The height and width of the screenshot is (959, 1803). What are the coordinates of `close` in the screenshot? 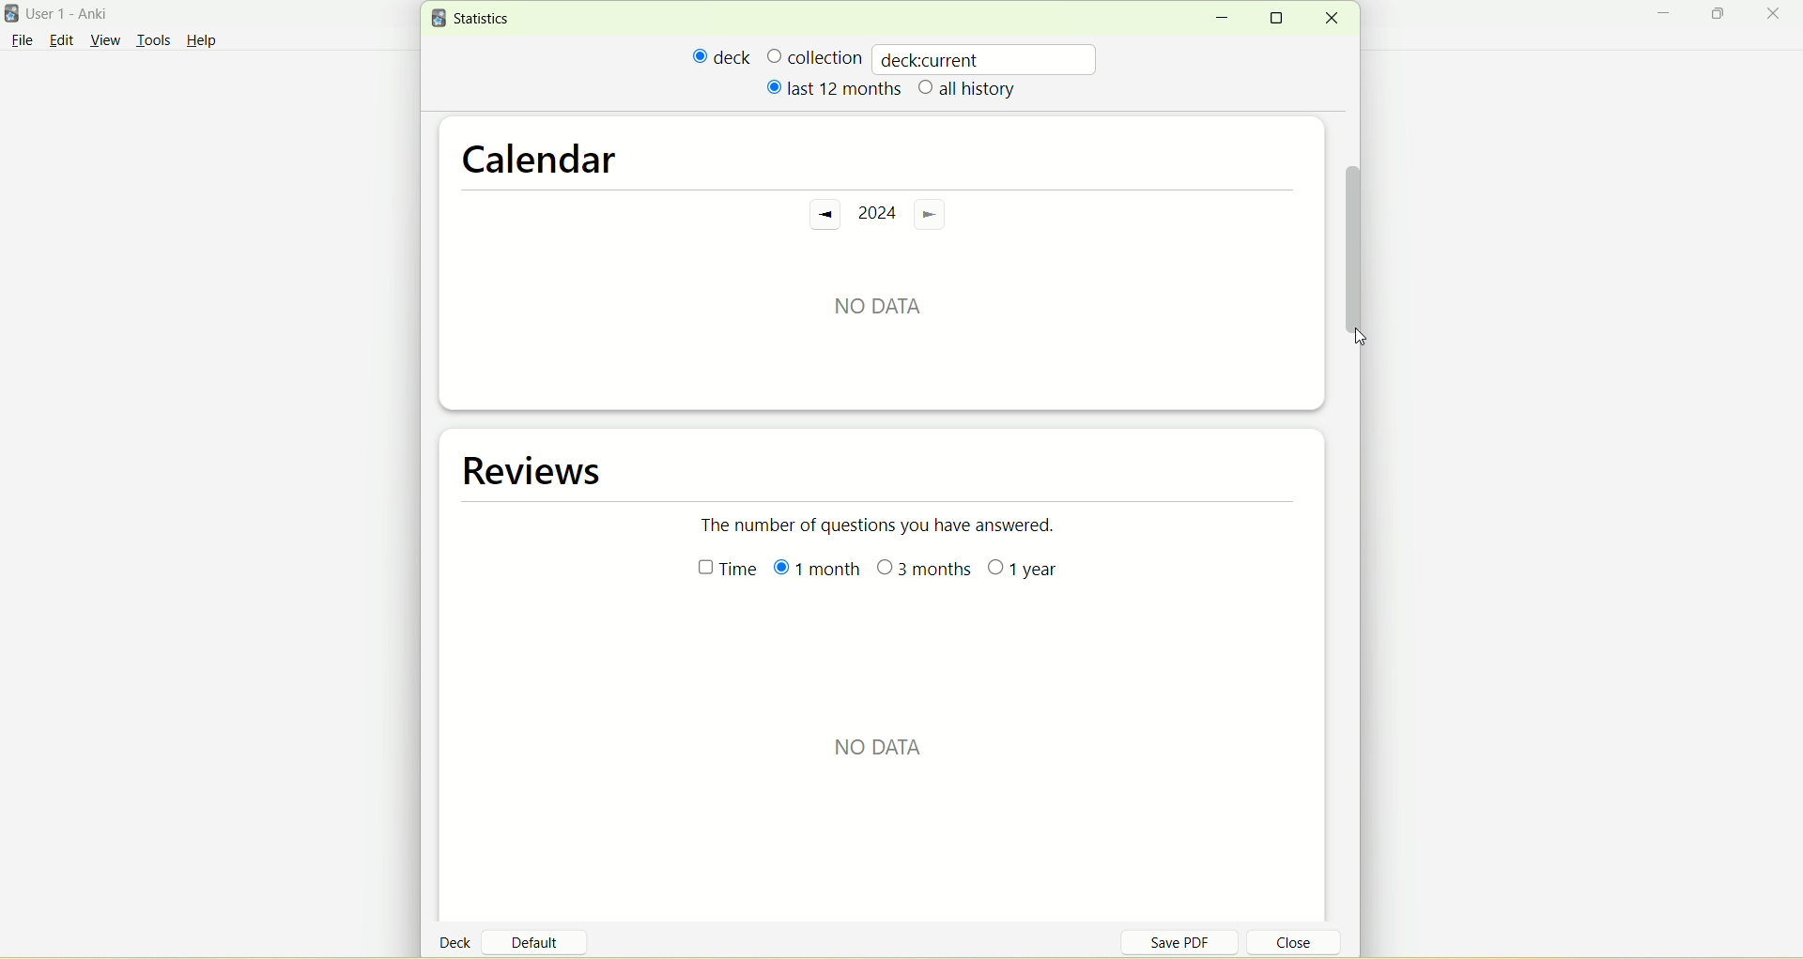 It's located at (1331, 19).